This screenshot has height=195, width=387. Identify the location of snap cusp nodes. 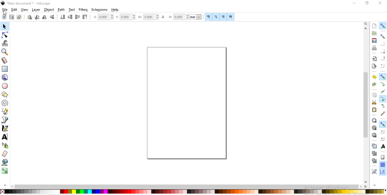
(382, 99).